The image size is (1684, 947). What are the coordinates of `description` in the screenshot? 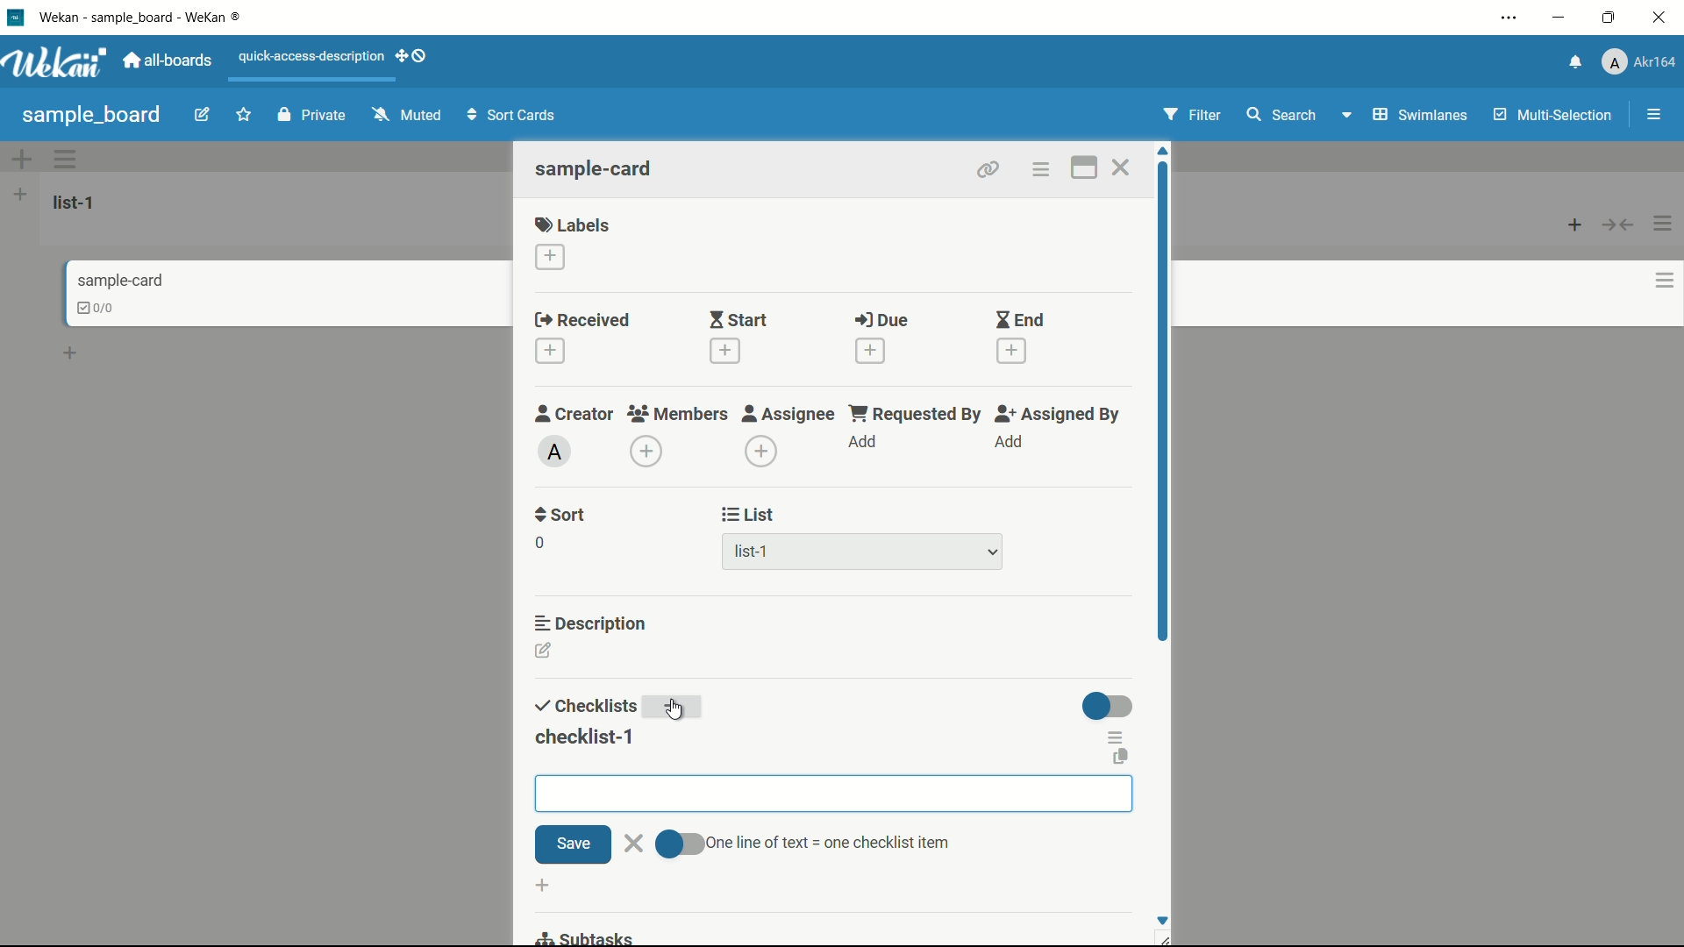 It's located at (592, 622).